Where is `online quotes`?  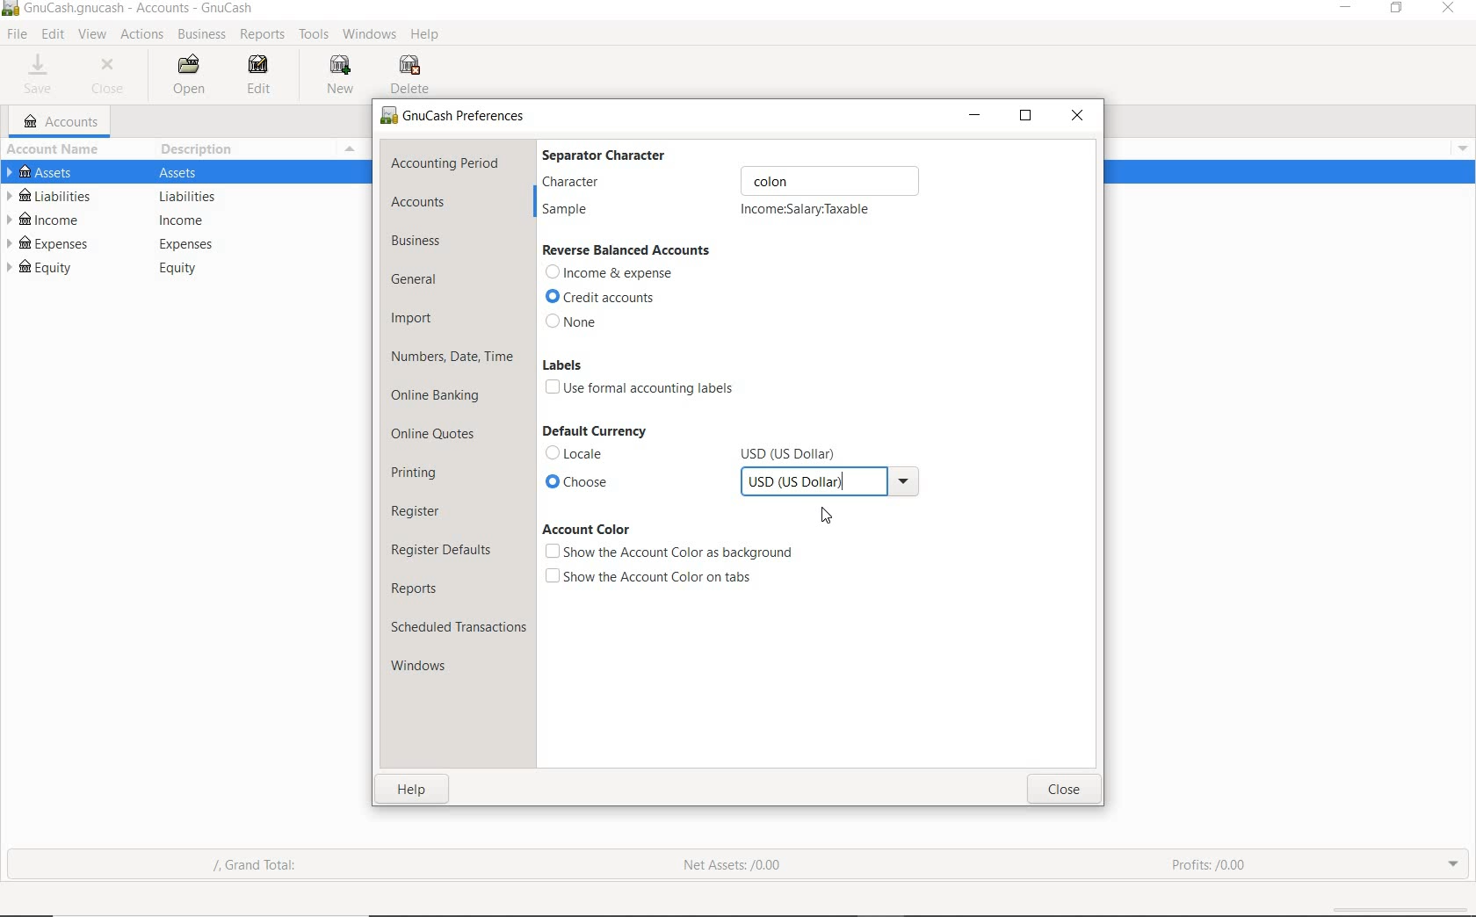 online quotes is located at coordinates (439, 436).